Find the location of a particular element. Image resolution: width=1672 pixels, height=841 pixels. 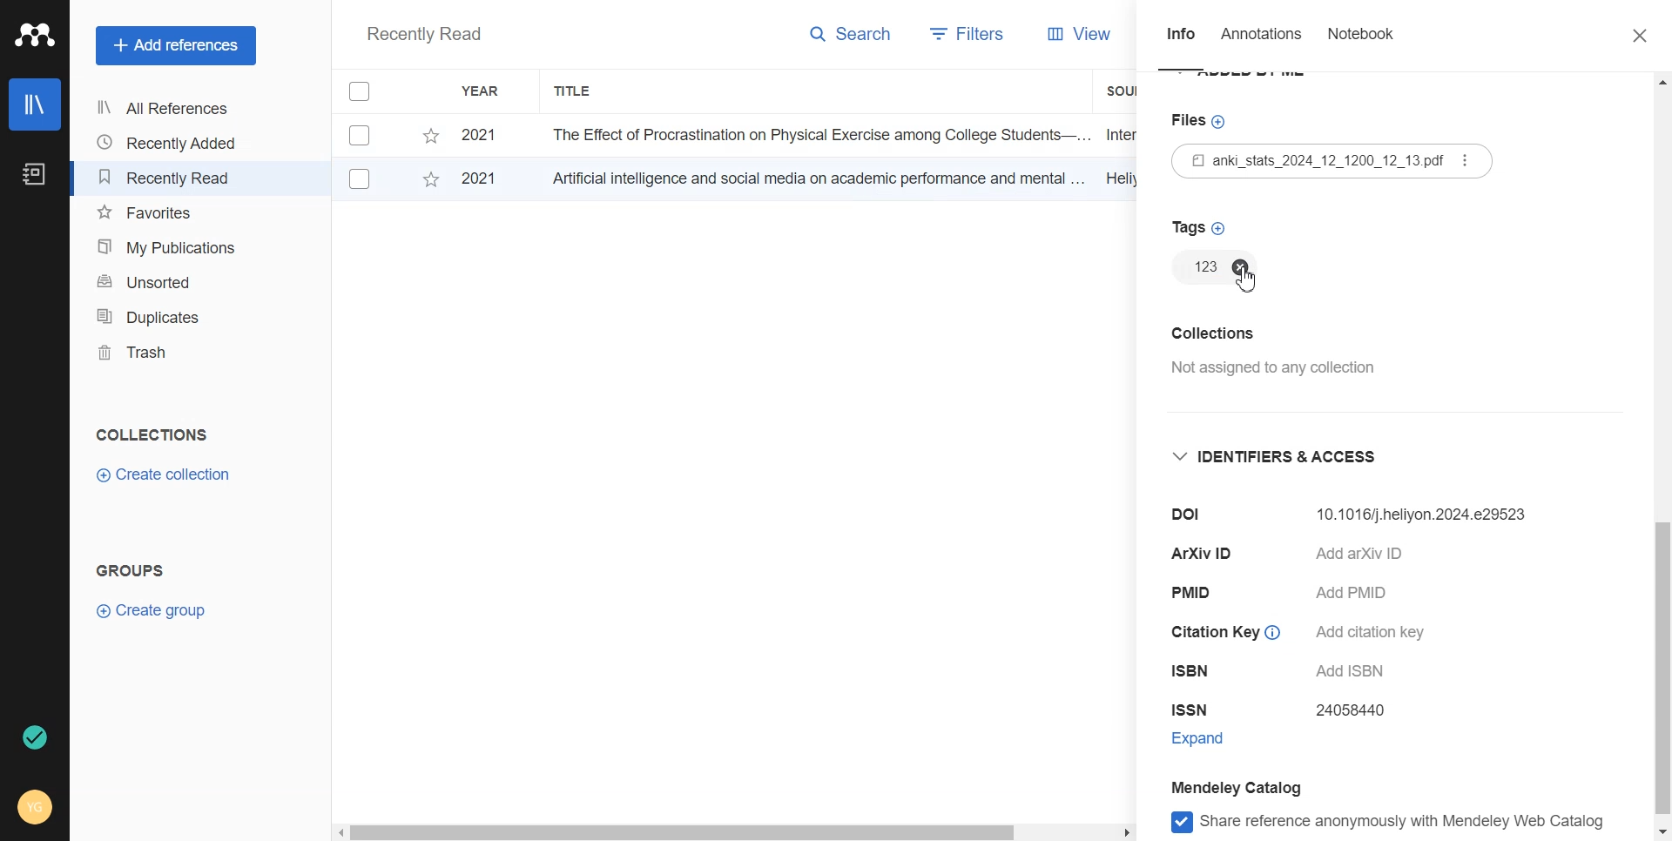

Starred is located at coordinates (430, 136).